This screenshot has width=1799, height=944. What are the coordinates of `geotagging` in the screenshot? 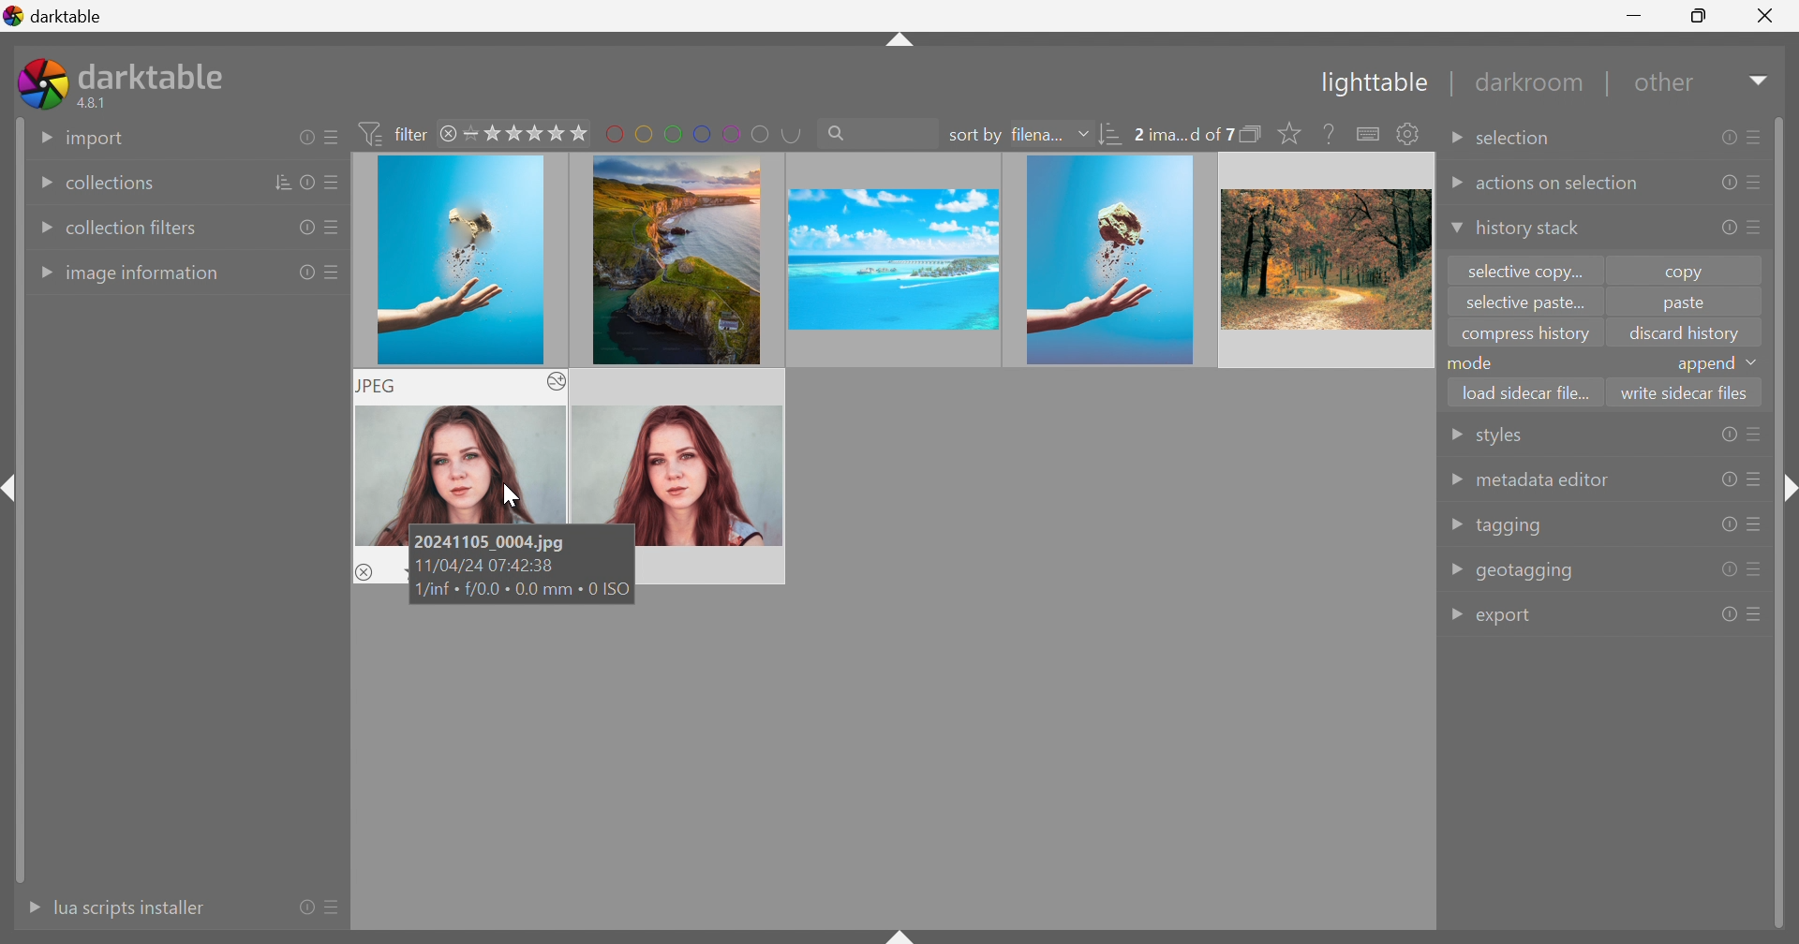 It's located at (1526, 571).